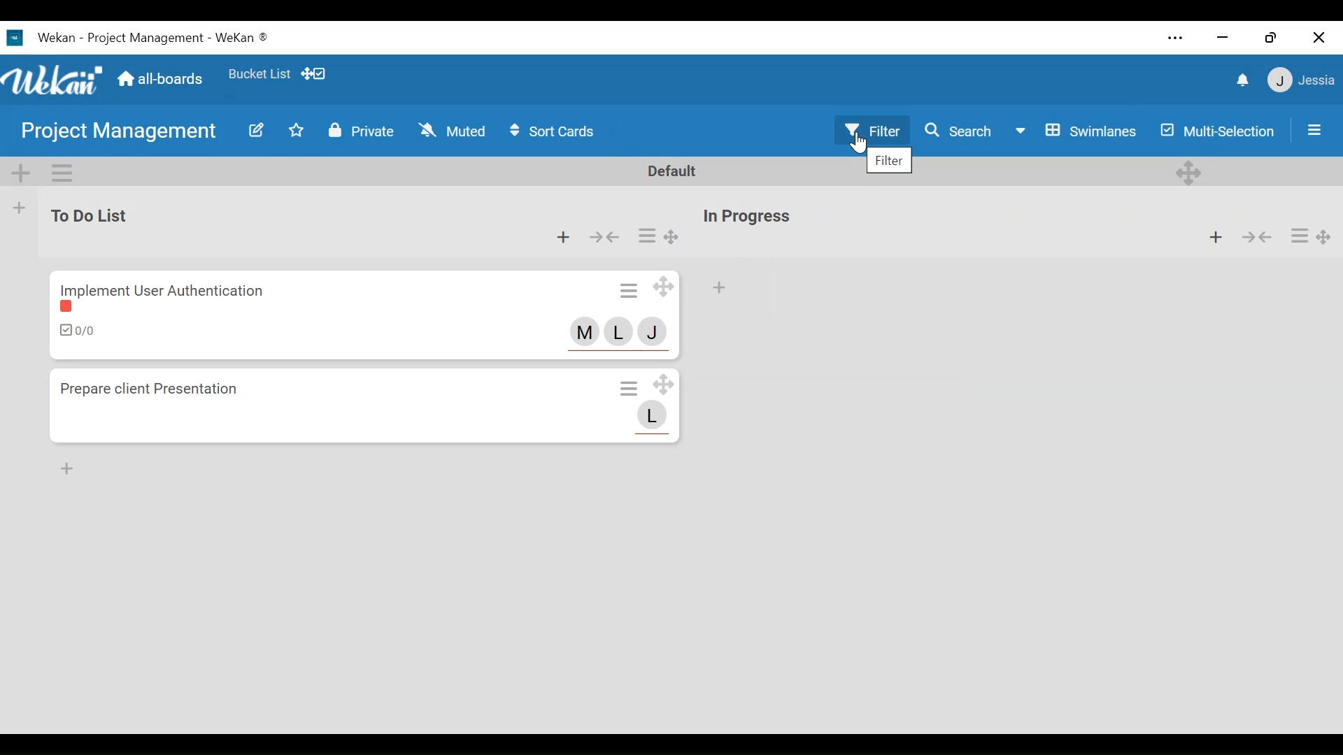 The image size is (1343, 755). What do you see at coordinates (162, 285) in the screenshot?
I see `Implement user authentication` at bounding box center [162, 285].